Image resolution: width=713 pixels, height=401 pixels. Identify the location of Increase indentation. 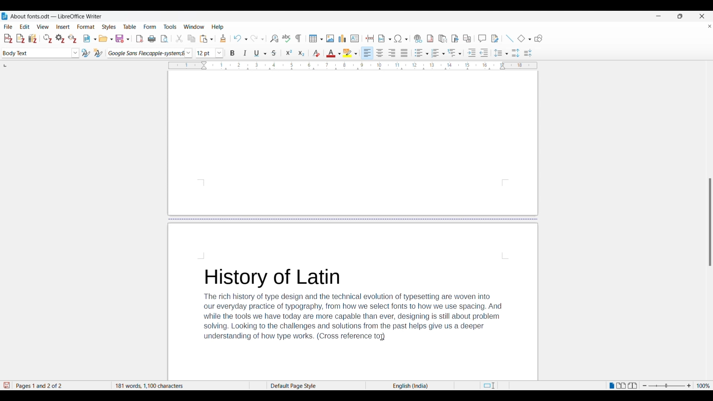
(472, 53).